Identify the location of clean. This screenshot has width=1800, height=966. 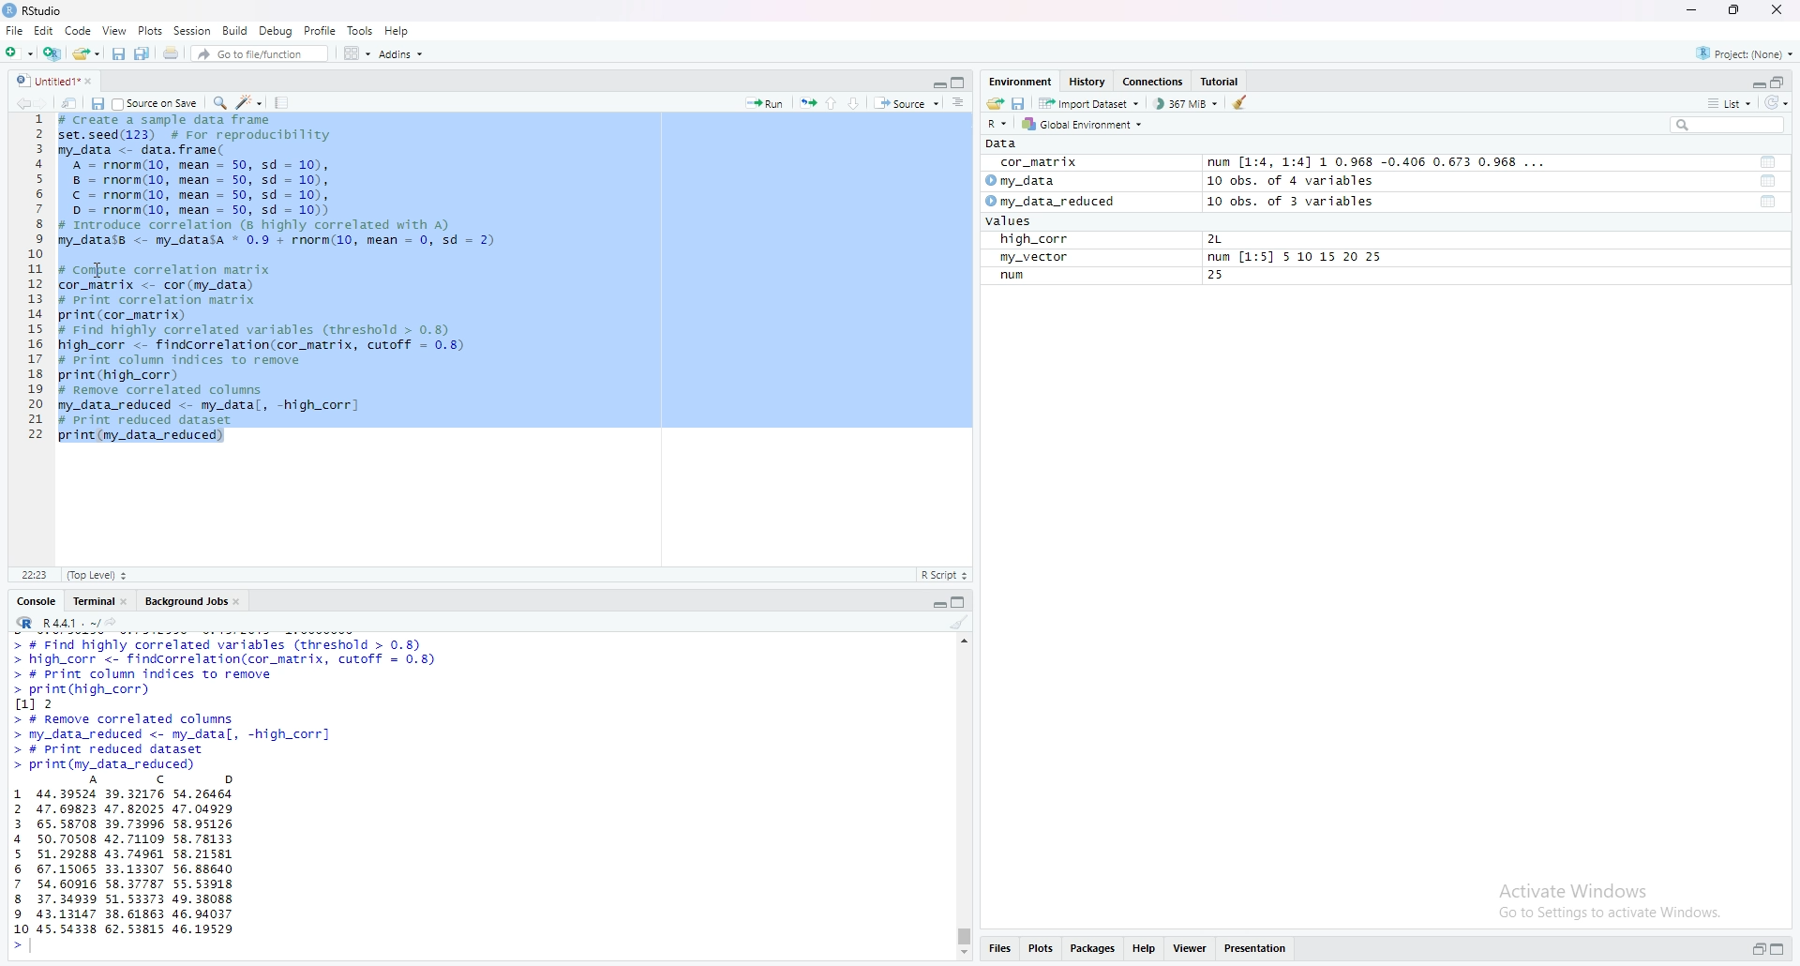
(1242, 102).